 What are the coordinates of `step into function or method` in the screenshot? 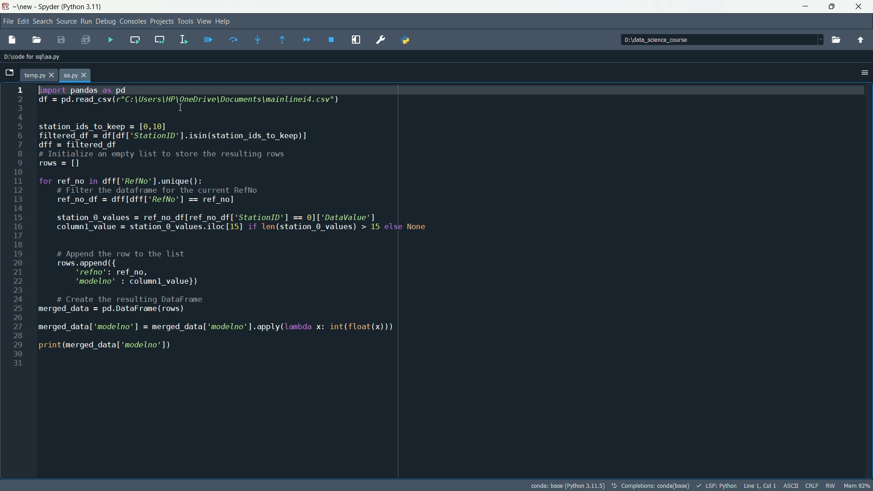 It's located at (258, 39).